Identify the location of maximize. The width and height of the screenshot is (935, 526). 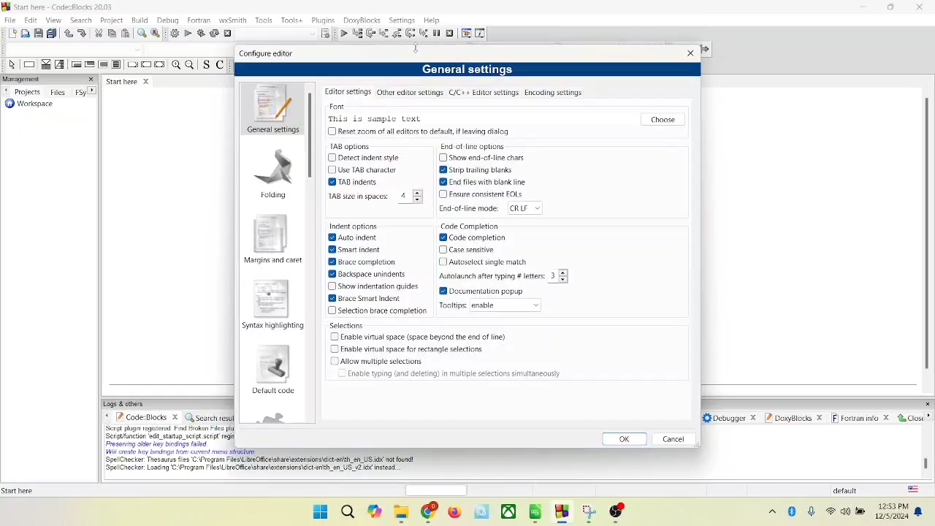
(893, 9).